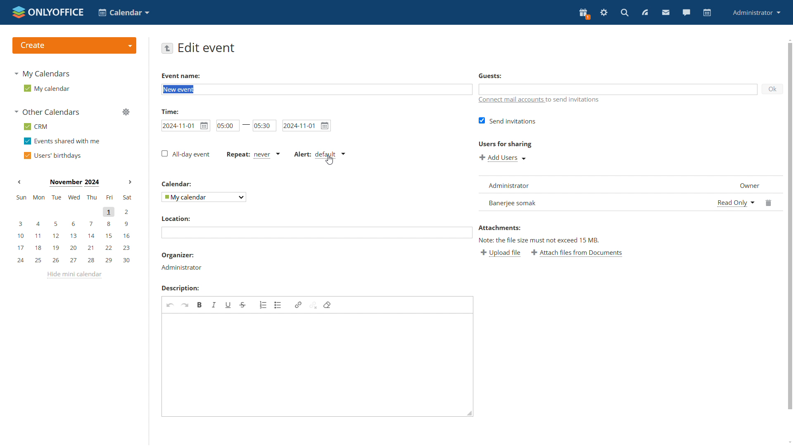 The image size is (793, 446). I want to click on Next month, so click(130, 182).